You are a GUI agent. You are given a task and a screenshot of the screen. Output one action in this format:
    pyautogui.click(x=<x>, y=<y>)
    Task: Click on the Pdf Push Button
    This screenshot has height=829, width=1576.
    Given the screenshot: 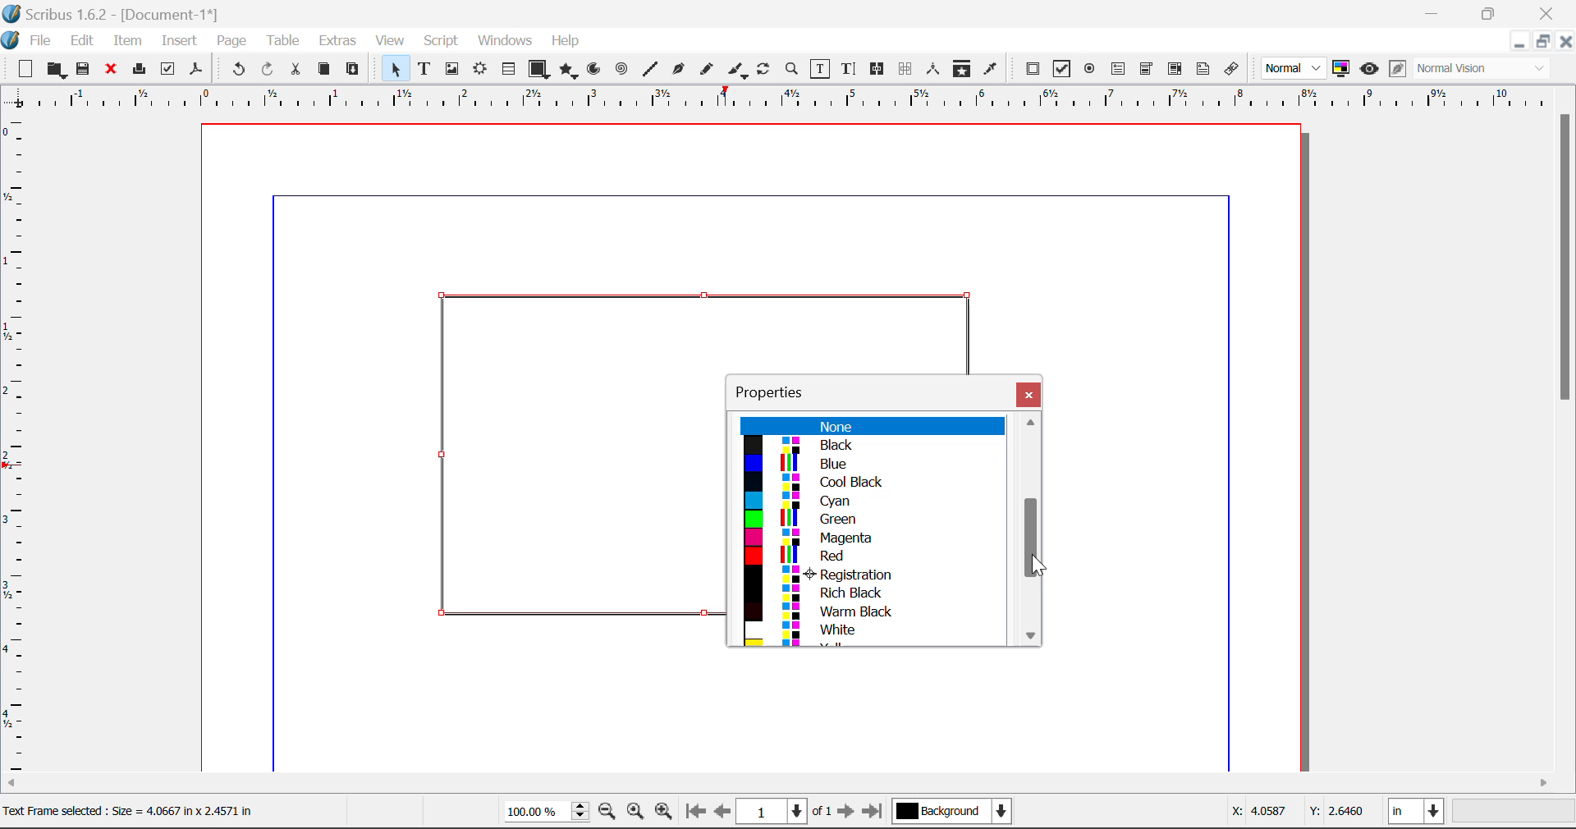 What is the action you would take?
    pyautogui.click(x=1033, y=68)
    